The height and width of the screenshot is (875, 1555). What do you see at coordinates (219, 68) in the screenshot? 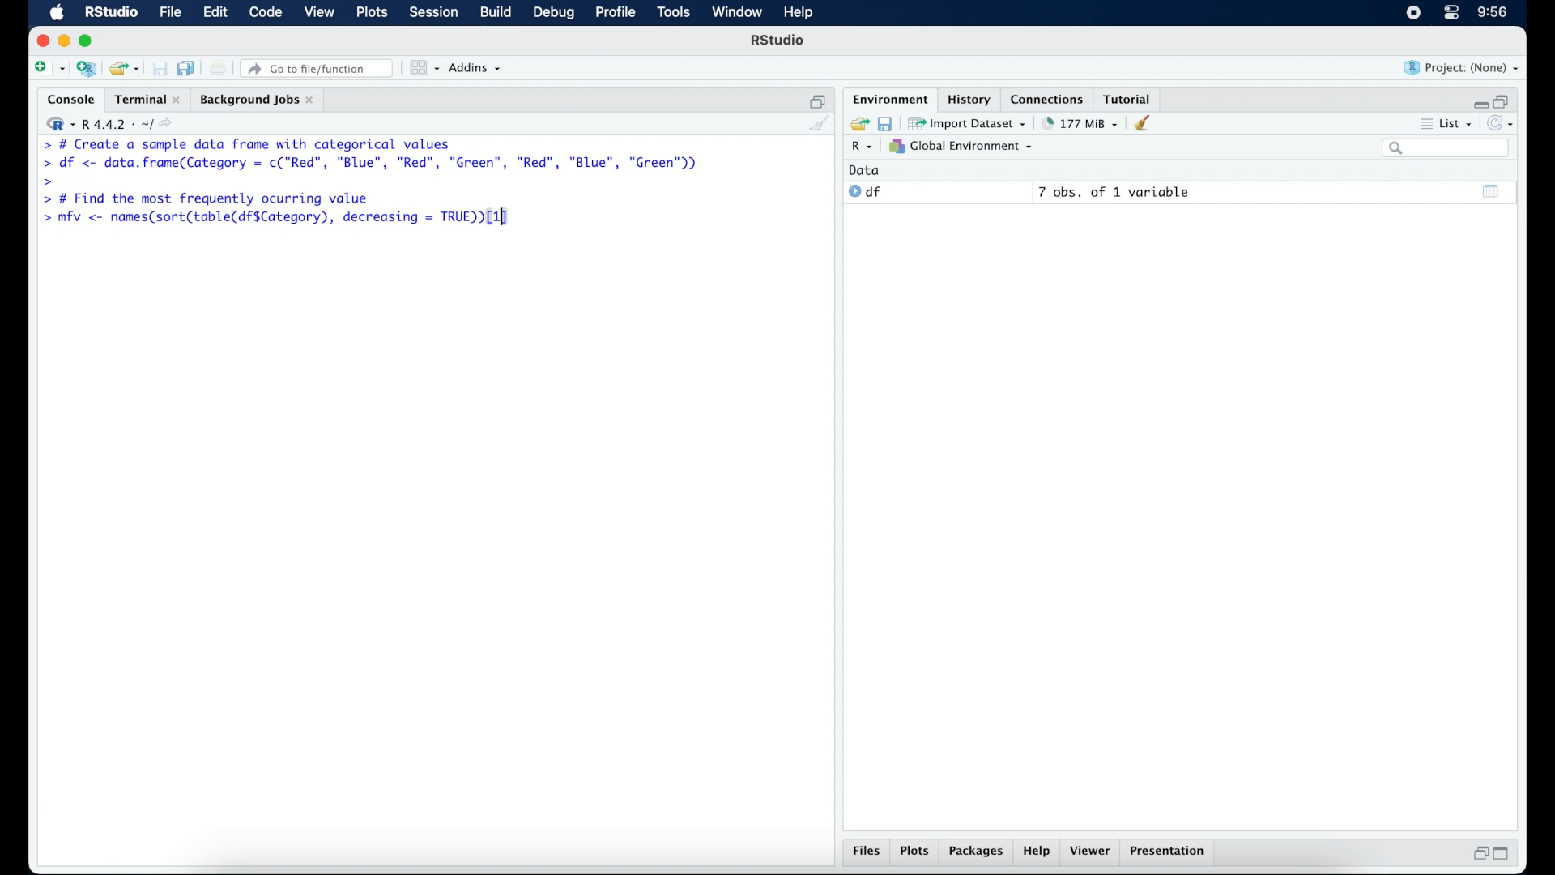
I see `print` at bounding box center [219, 68].